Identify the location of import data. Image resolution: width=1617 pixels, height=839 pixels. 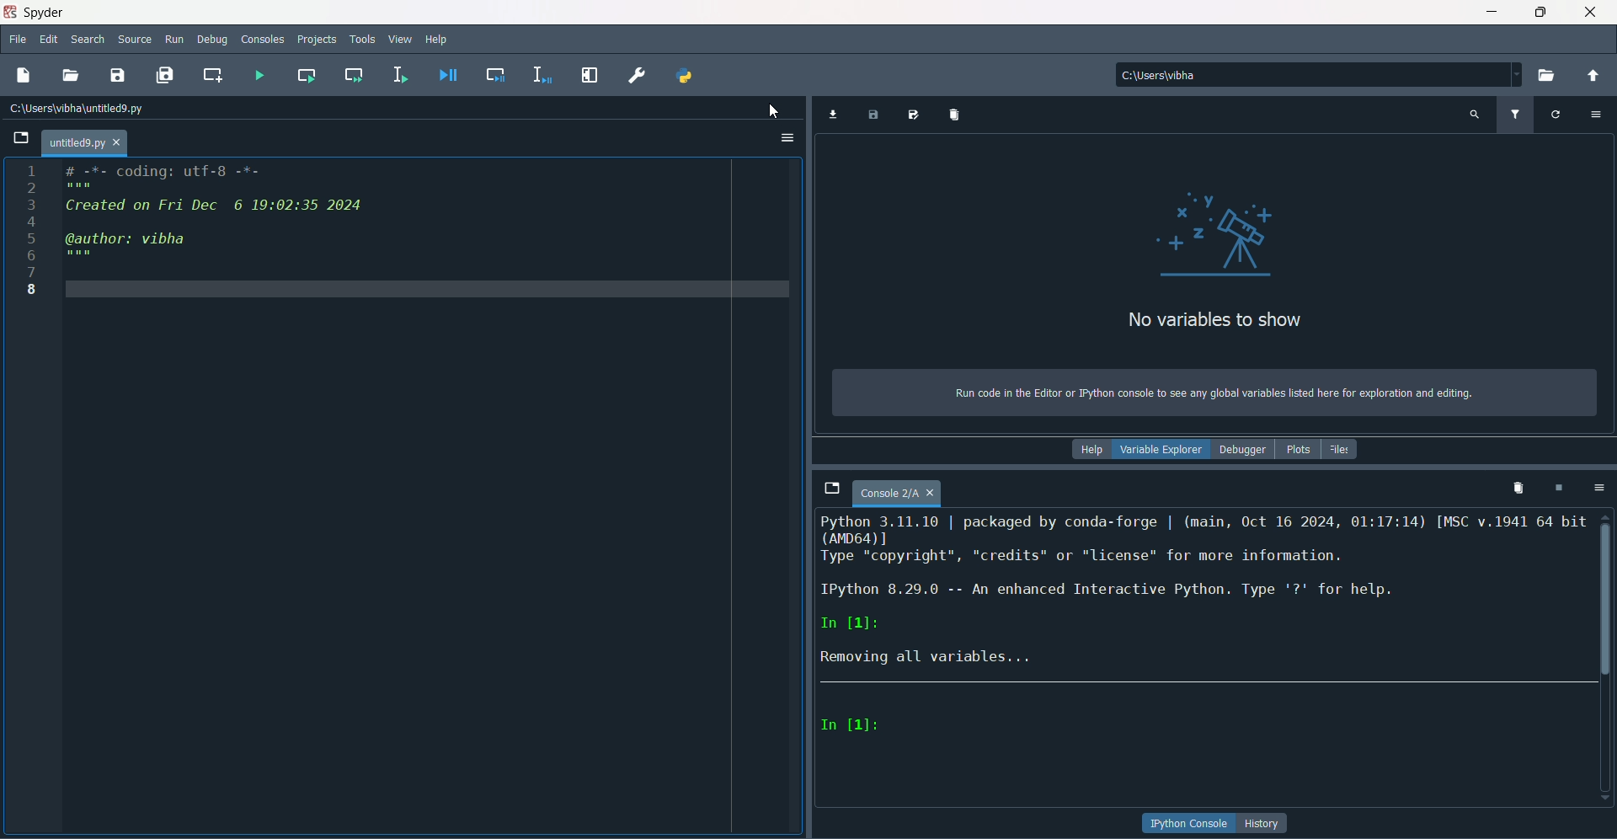
(831, 115).